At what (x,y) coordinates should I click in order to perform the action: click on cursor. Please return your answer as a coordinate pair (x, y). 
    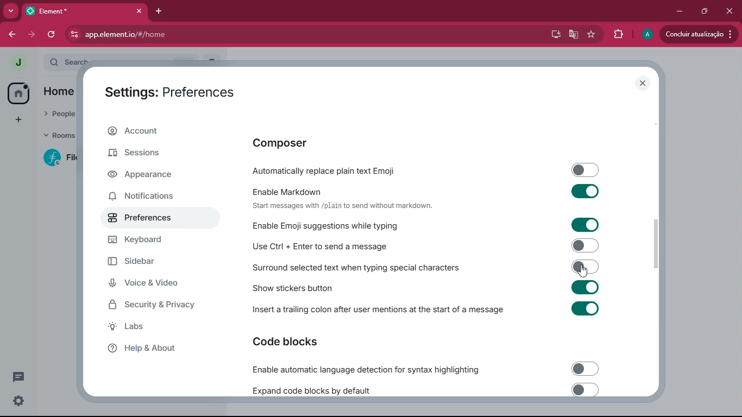
    Looking at the image, I should click on (588, 271).